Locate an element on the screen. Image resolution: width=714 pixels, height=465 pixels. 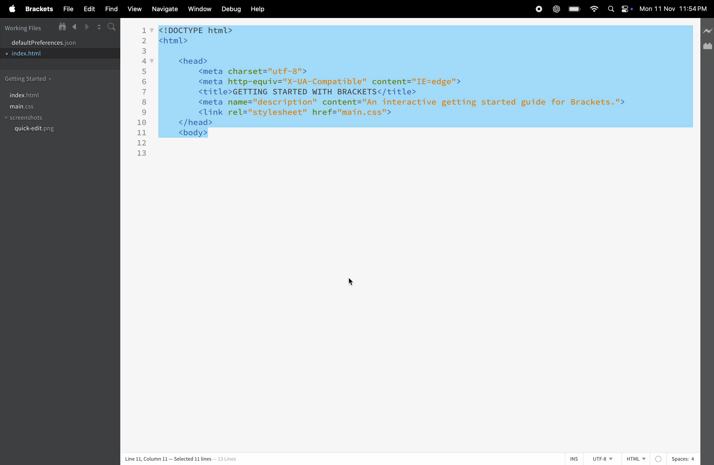
chatgpt is located at coordinates (556, 9).